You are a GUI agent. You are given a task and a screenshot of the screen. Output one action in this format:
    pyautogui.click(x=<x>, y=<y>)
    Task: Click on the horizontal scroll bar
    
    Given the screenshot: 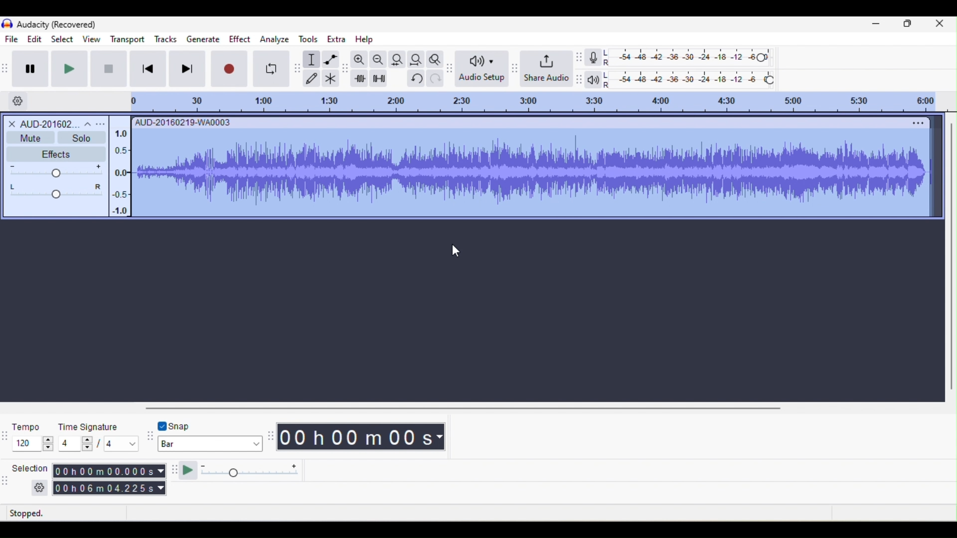 What is the action you would take?
    pyautogui.click(x=474, y=407)
    